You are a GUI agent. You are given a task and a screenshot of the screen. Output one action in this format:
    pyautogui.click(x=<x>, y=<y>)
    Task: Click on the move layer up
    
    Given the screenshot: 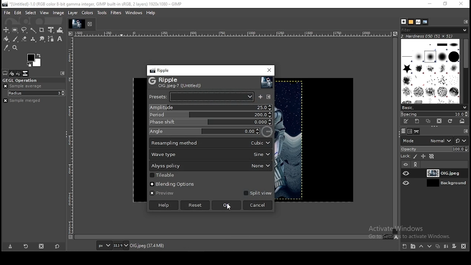 What is the action you would take?
    pyautogui.click(x=423, y=247)
    